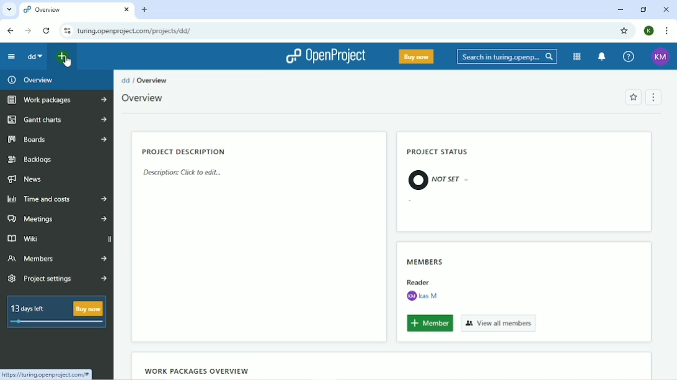 The image size is (677, 380). Describe the element at coordinates (143, 98) in the screenshot. I see `Overview` at that location.